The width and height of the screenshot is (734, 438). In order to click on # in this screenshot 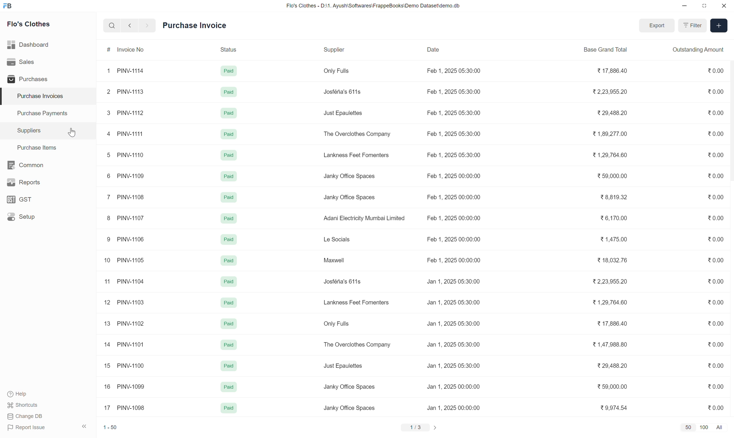, I will do `click(108, 51)`.